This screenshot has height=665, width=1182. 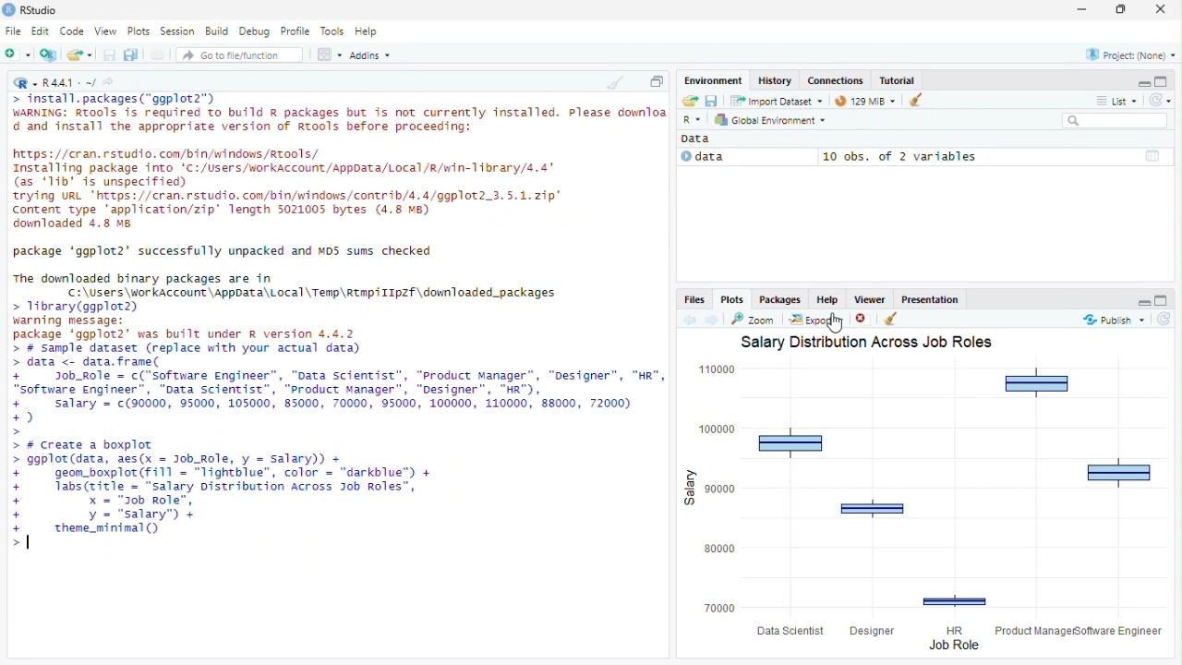 What do you see at coordinates (865, 101) in the screenshot?
I see `current memory usage - 129MiB` at bounding box center [865, 101].